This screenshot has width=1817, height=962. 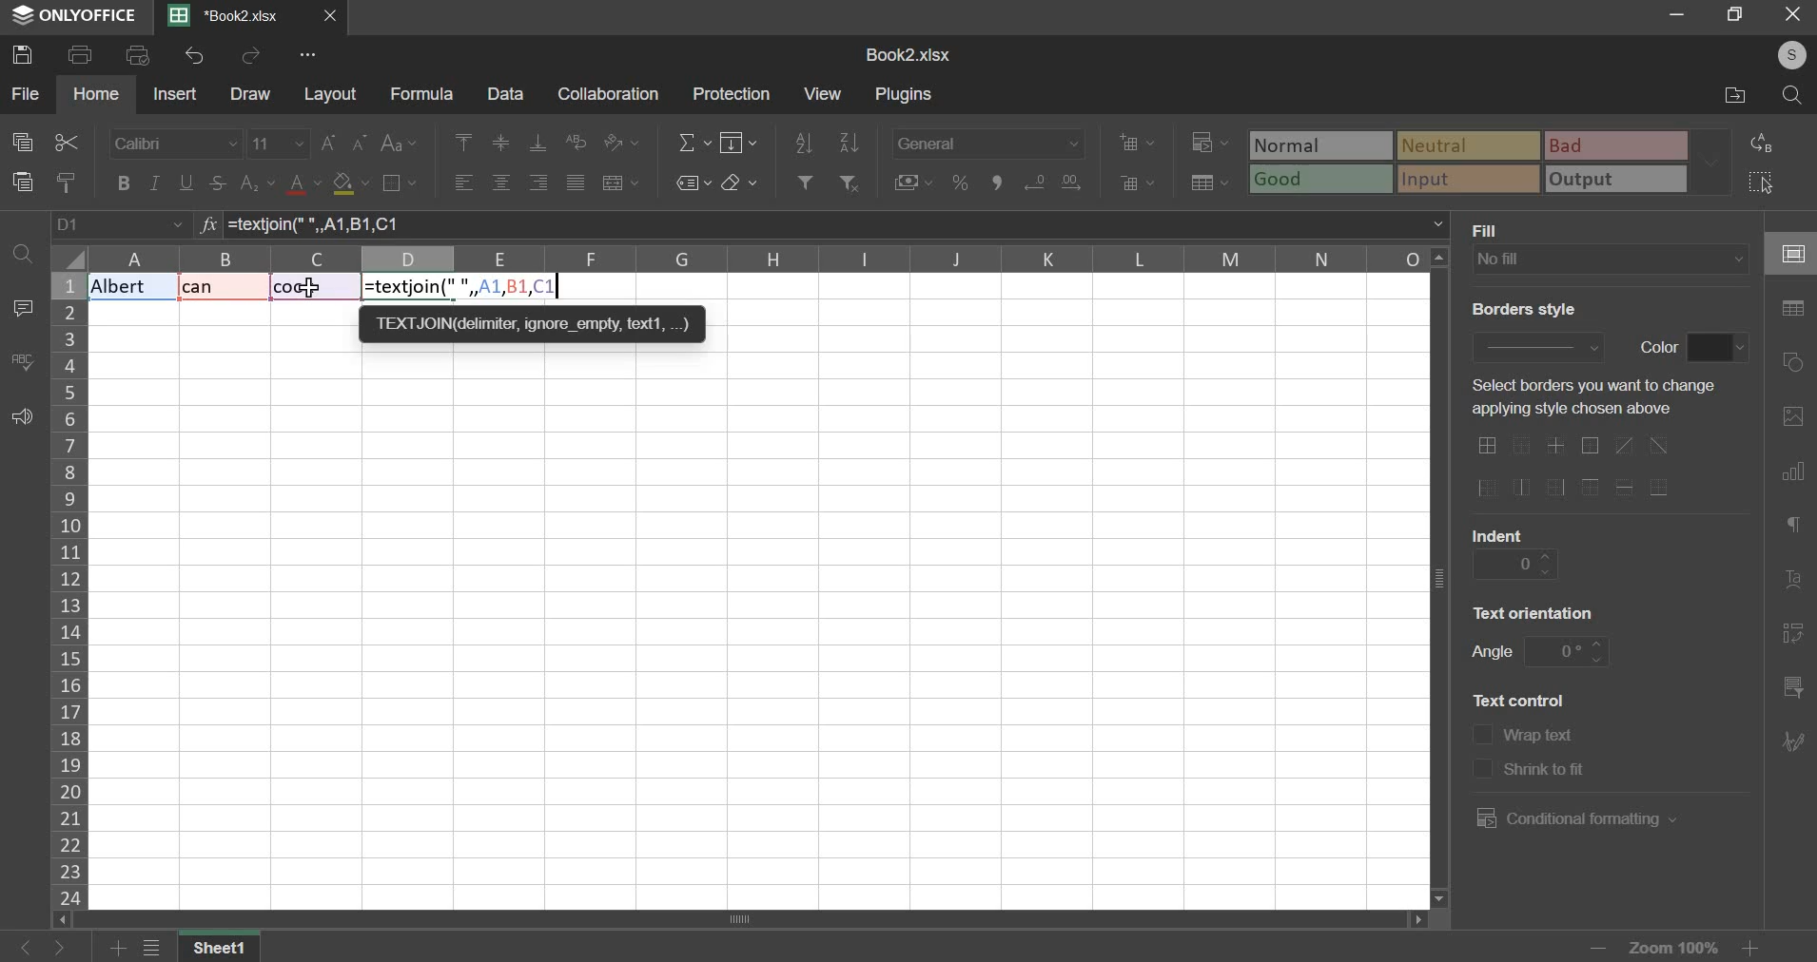 I want to click on named ranges, so click(x=692, y=183).